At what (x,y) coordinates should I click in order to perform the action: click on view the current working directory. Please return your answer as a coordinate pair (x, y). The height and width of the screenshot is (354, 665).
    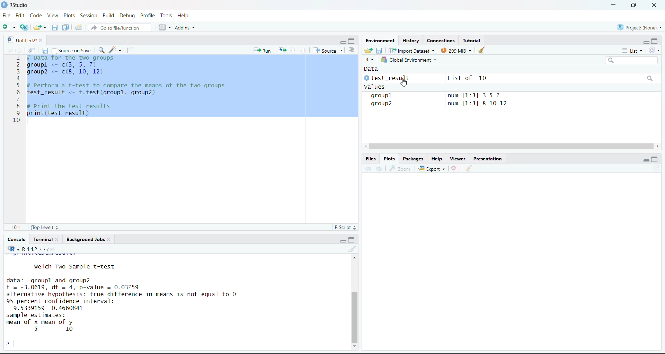
    Looking at the image, I should click on (54, 248).